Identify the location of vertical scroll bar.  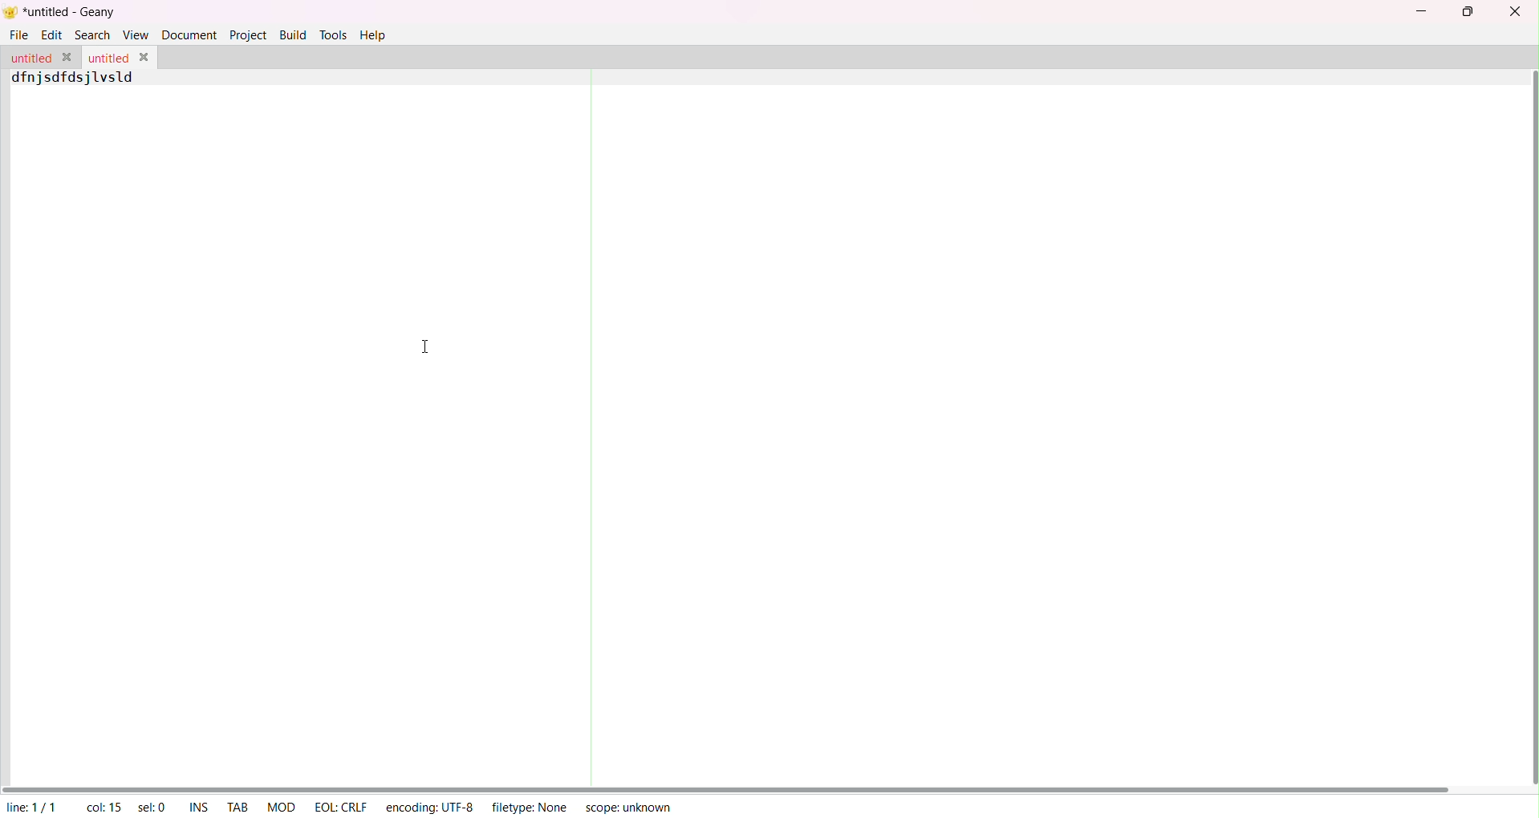
(1530, 425).